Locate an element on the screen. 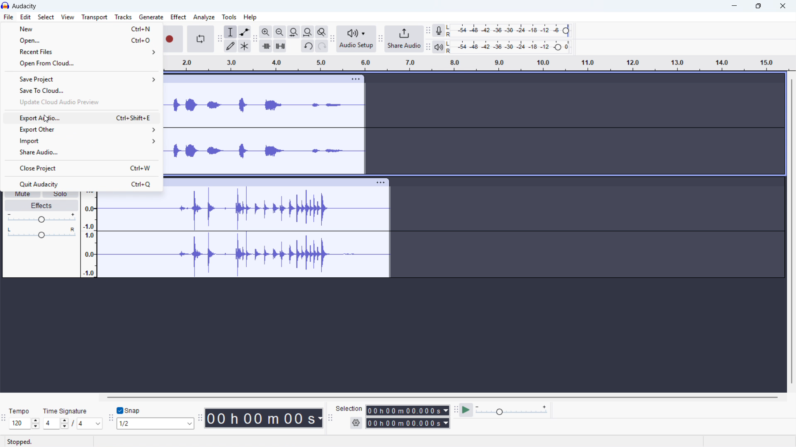 The image size is (796, 447). Edit toolbar  is located at coordinates (219, 40).